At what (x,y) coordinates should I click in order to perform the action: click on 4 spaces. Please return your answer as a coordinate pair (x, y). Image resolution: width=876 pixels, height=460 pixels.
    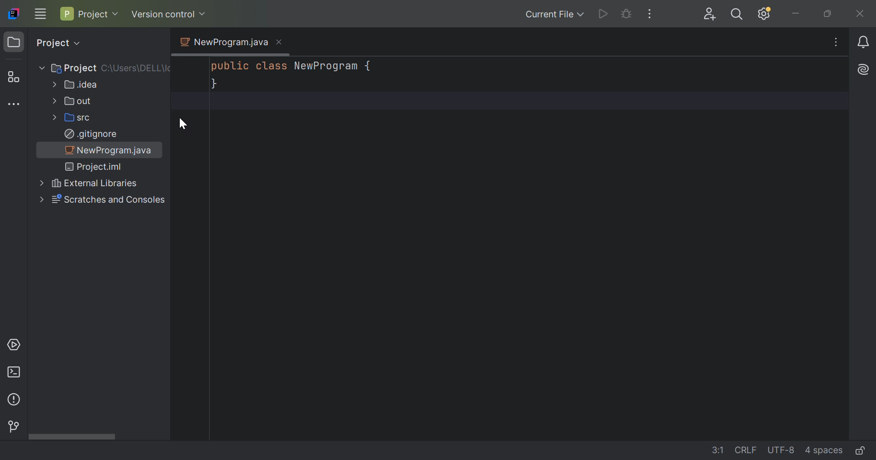
    Looking at the image, I should click on (823, 449).